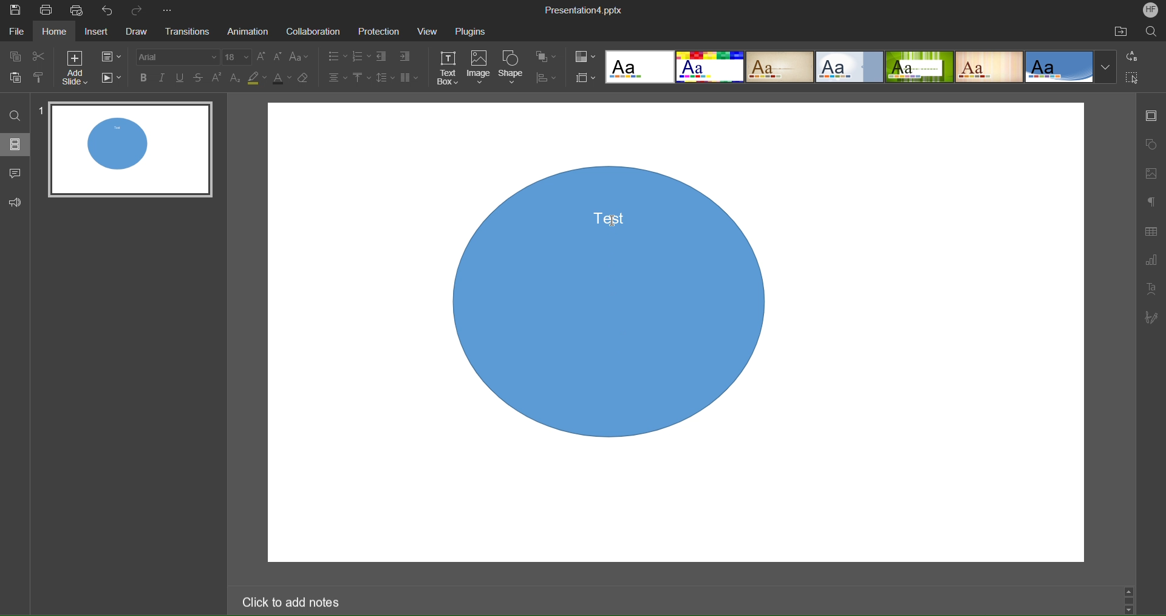  Describe the element at coordinates (1151, 319) in the screenshot. I see `Signature` at that location.